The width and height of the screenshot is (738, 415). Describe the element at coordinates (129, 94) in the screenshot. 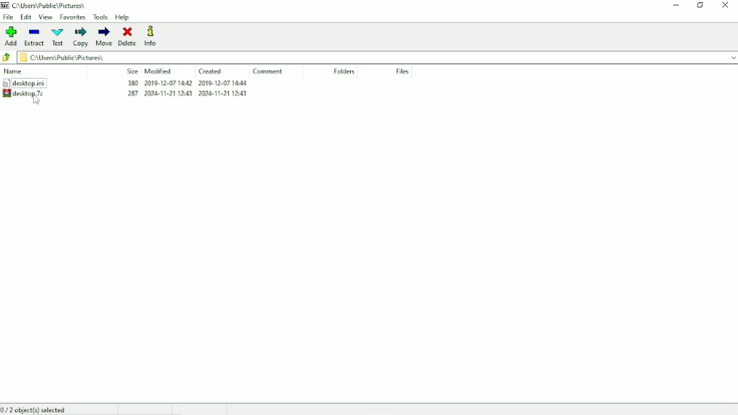

I see `283` at that location.